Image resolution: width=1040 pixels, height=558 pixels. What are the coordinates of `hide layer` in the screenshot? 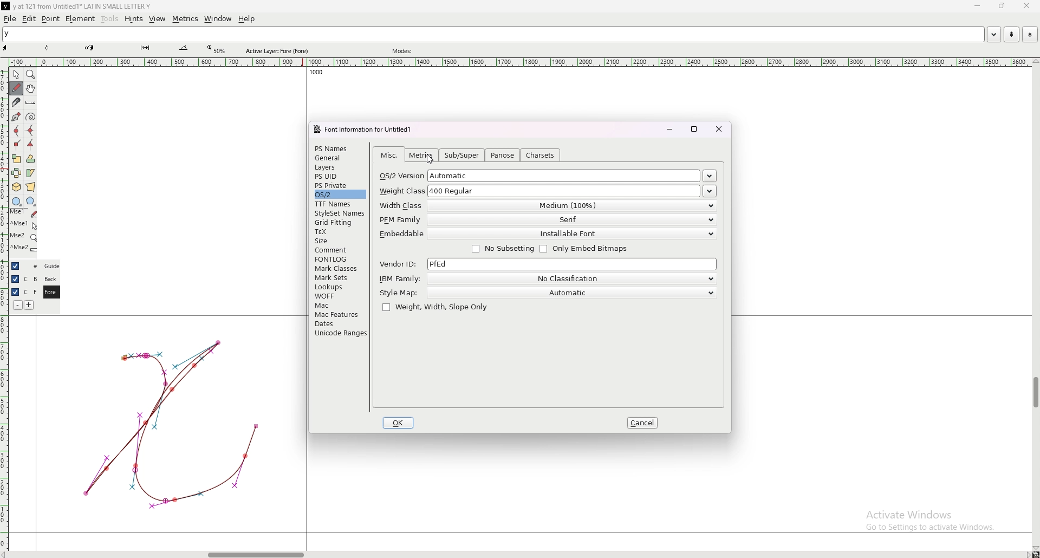 It's located at (15, 292).